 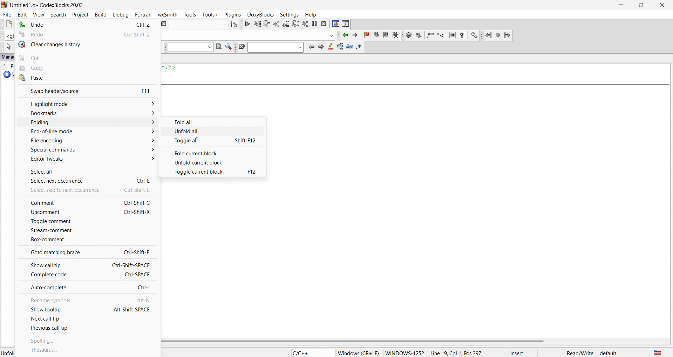 I want to click on rename symbols, so click(x=86, y=298).